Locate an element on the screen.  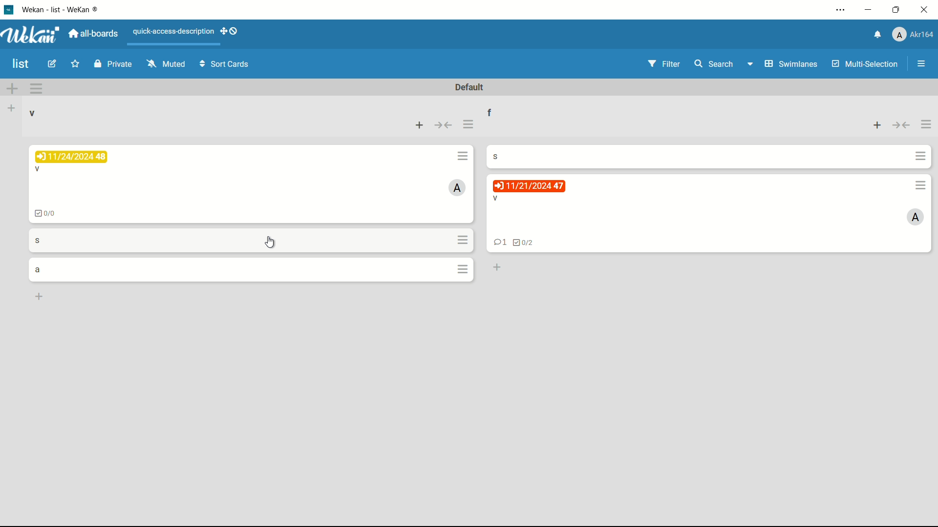
minimize is located at coordinates (870, 10).